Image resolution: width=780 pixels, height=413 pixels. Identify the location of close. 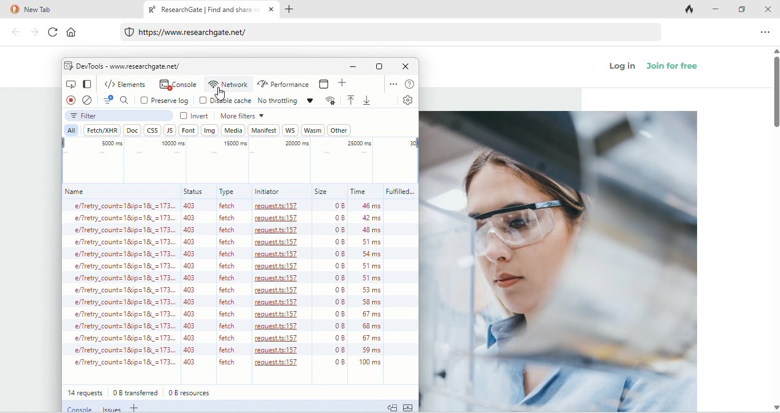
(768, 9).